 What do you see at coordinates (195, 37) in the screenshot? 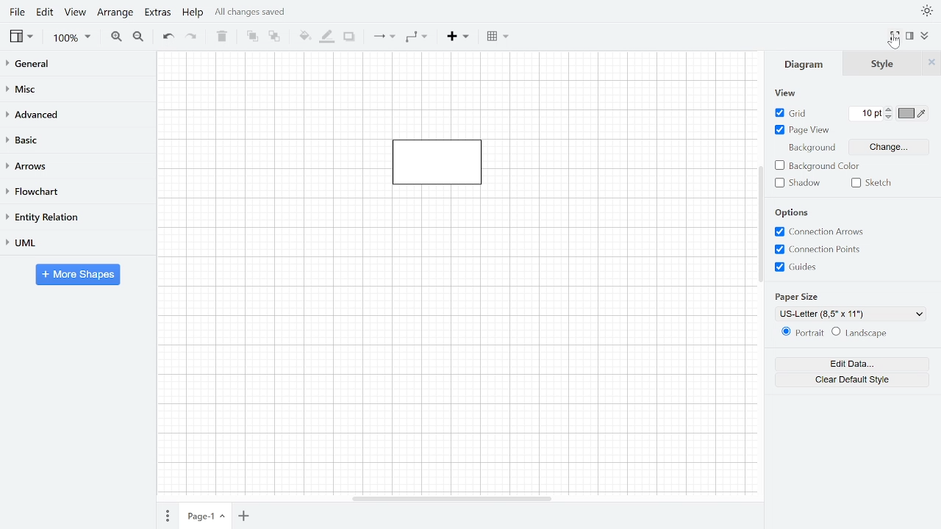
I see `Redo` at bounding box center [195, 37].